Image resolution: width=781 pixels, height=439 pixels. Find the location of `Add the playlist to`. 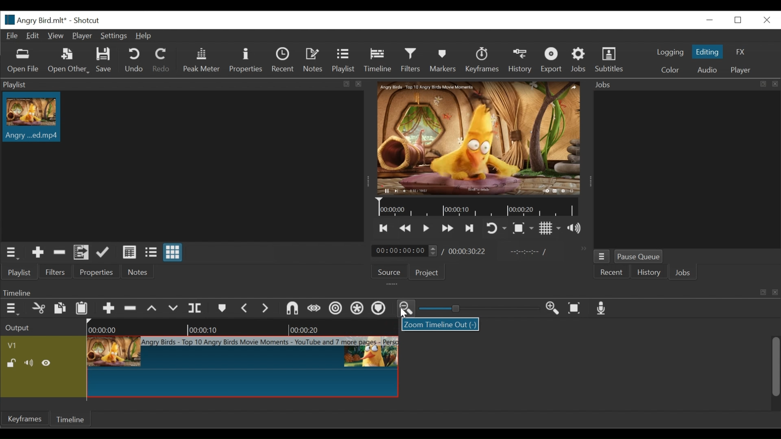

Add the playlist to is located at coordinates (82, 252).